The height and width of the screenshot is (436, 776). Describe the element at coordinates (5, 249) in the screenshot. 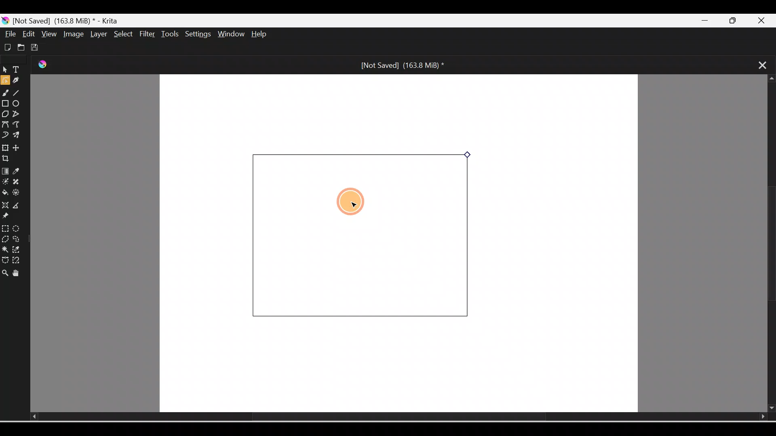

I see `Contiguous selection tool` at that location.